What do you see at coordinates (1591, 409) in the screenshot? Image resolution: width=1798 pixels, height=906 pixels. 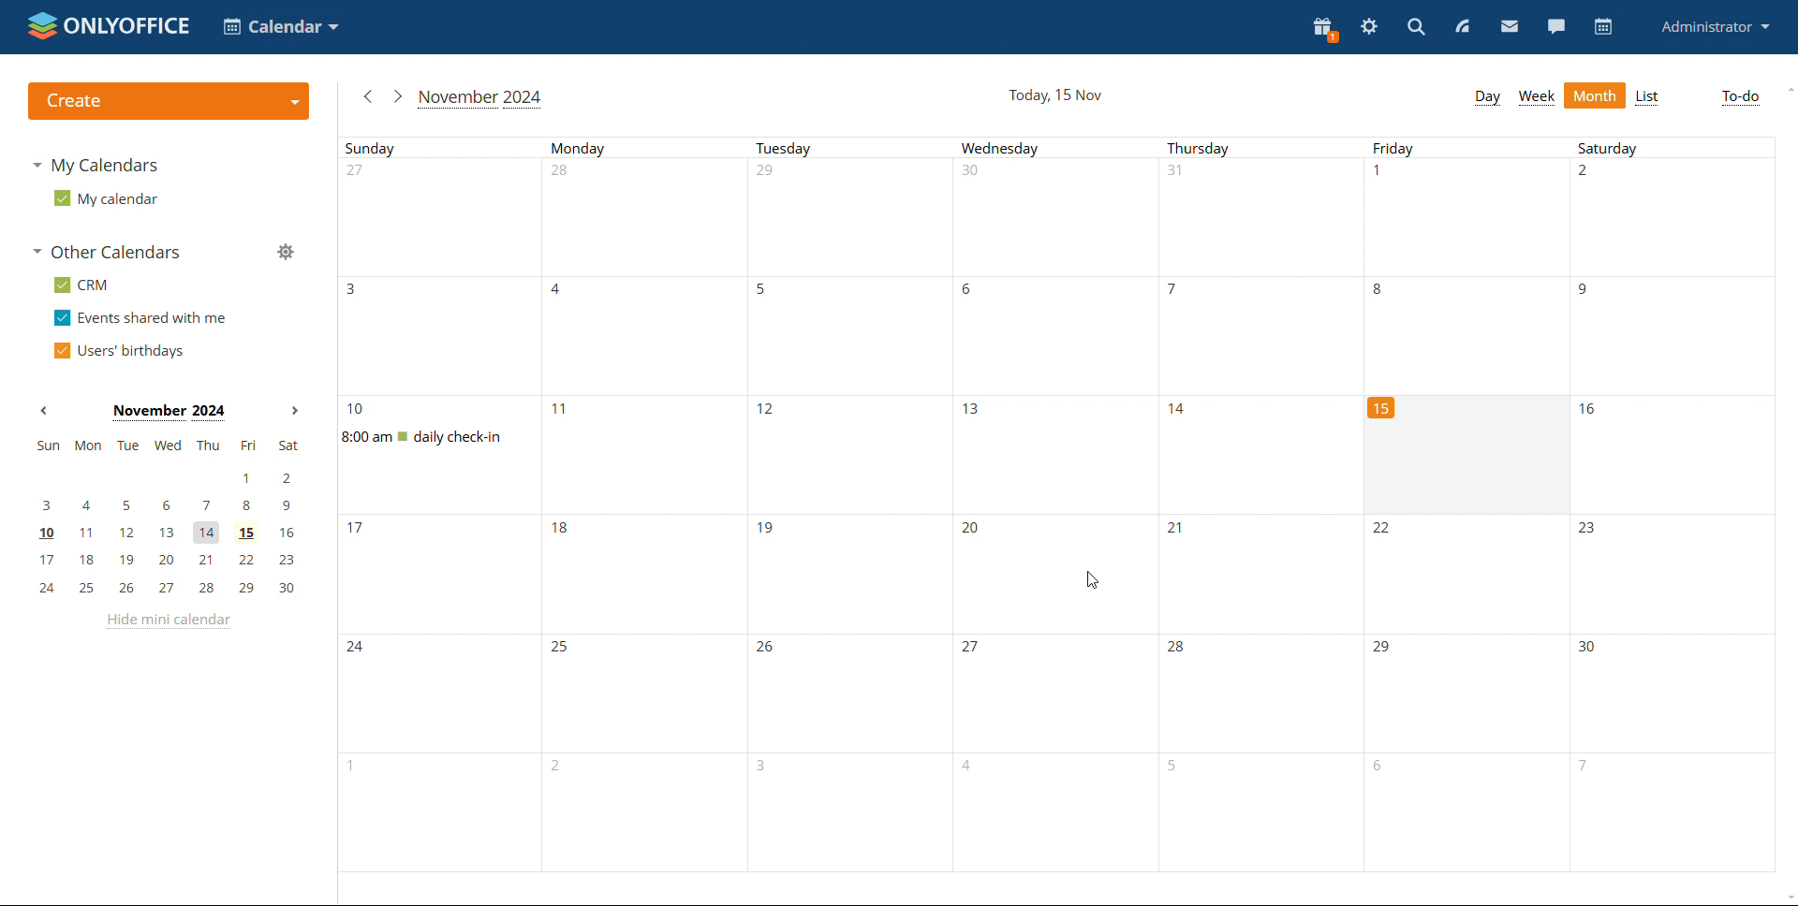 I see `Number` at bounding box center [1591, 409].